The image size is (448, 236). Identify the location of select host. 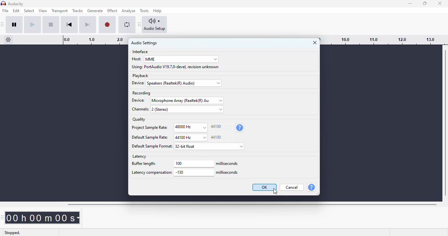
(181, 59).